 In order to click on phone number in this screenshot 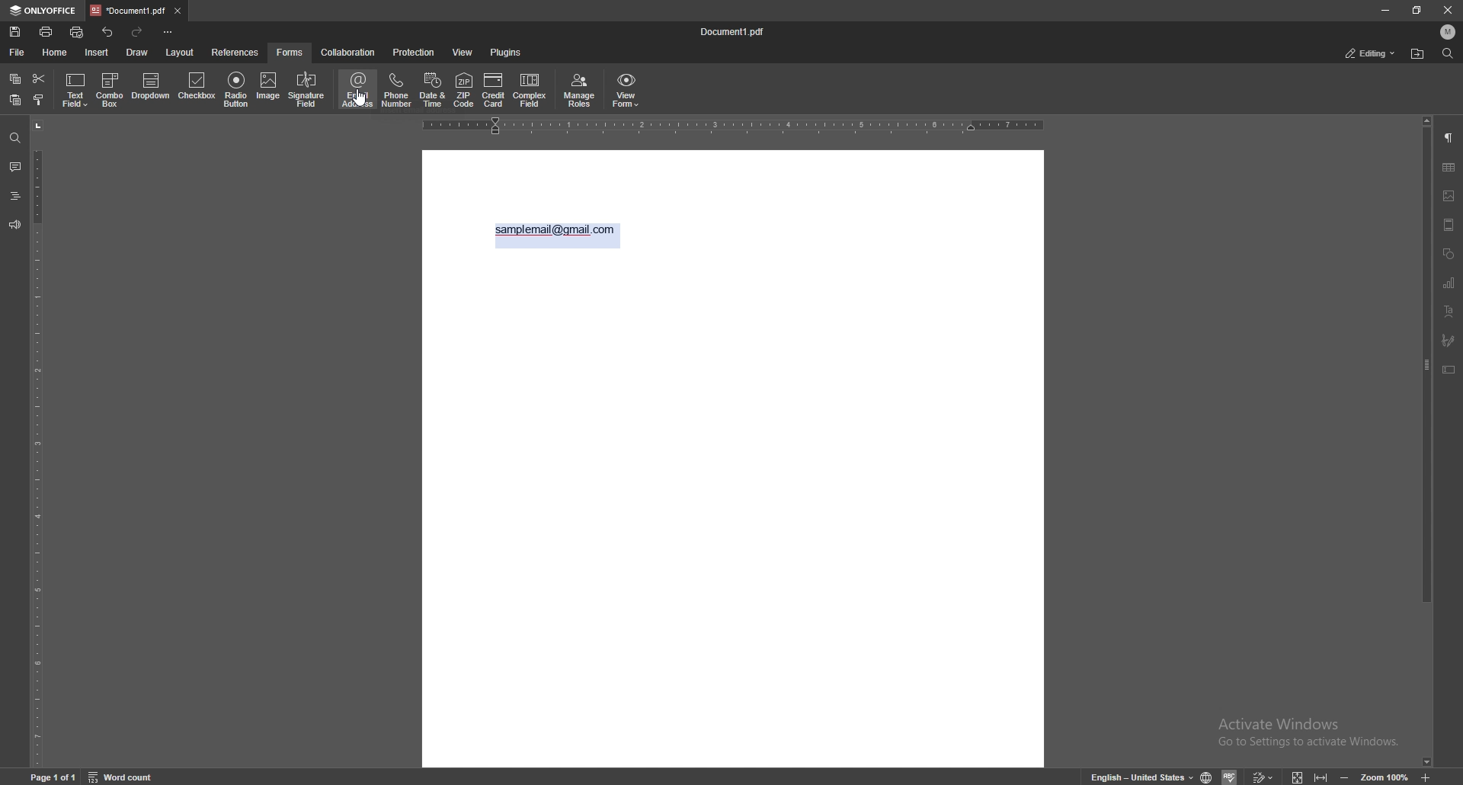, I will do `click(397, 90)`.